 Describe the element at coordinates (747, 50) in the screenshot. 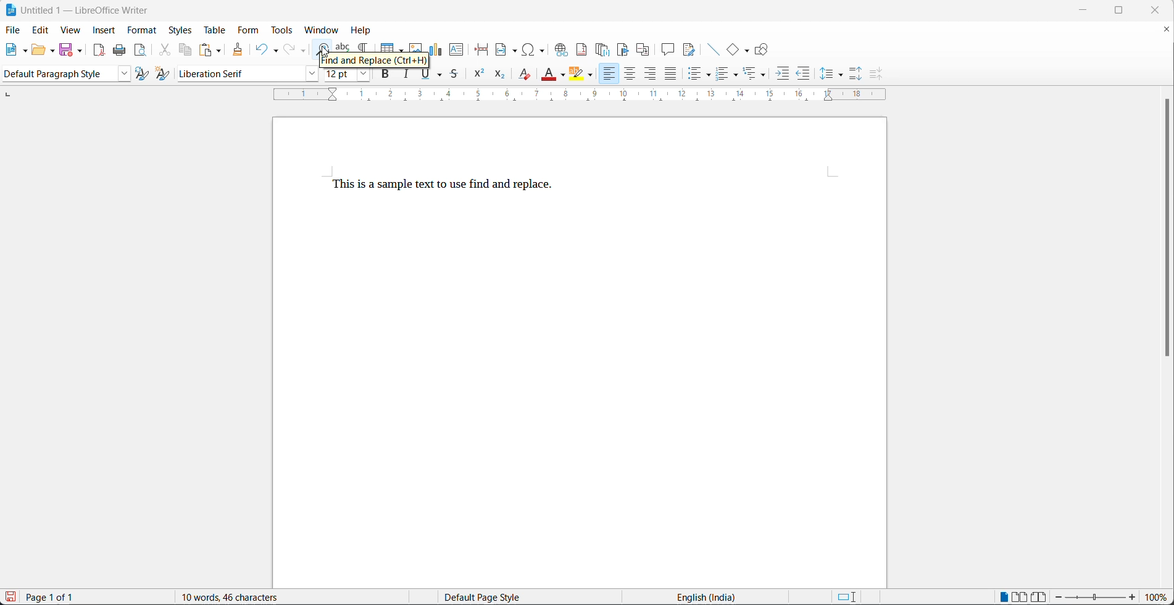

I see `basic shapes functions` at that location.